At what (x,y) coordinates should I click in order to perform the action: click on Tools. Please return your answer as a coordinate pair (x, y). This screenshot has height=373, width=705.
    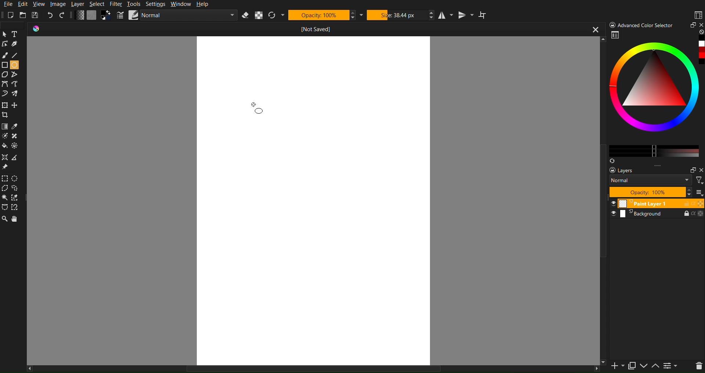
    Looking at the image, I should click on (135, 3).